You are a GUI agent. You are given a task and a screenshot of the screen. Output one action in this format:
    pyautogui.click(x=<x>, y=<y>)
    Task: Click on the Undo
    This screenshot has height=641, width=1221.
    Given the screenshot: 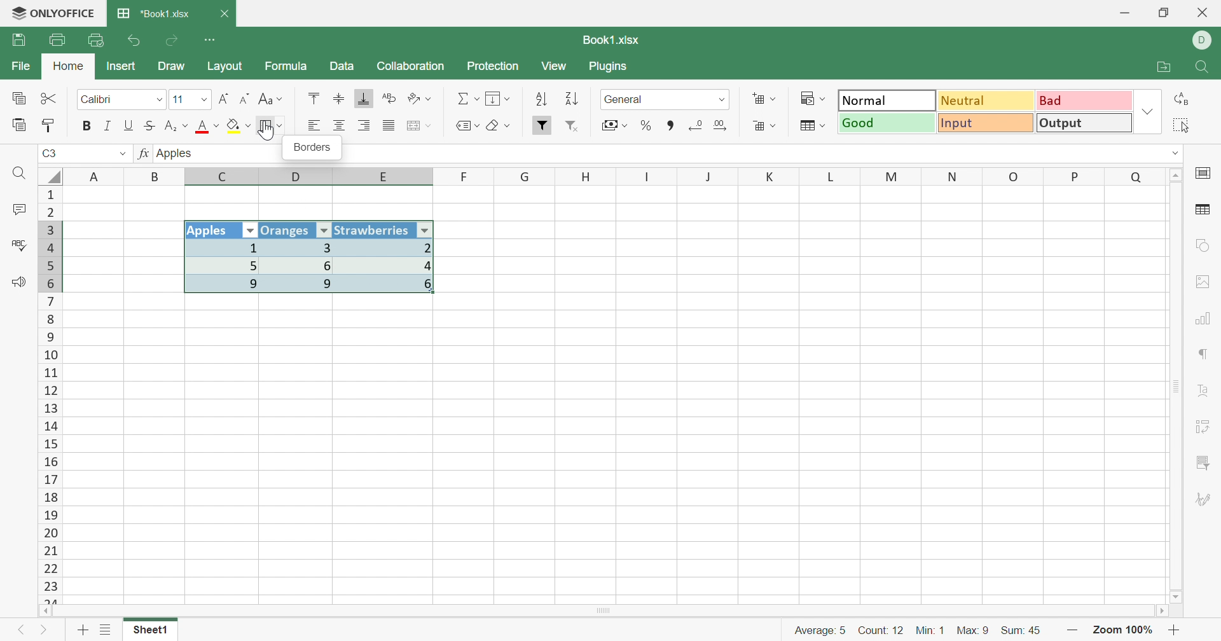 What is the action you would take?
    pyautogui.click(x=135, y=41)
    